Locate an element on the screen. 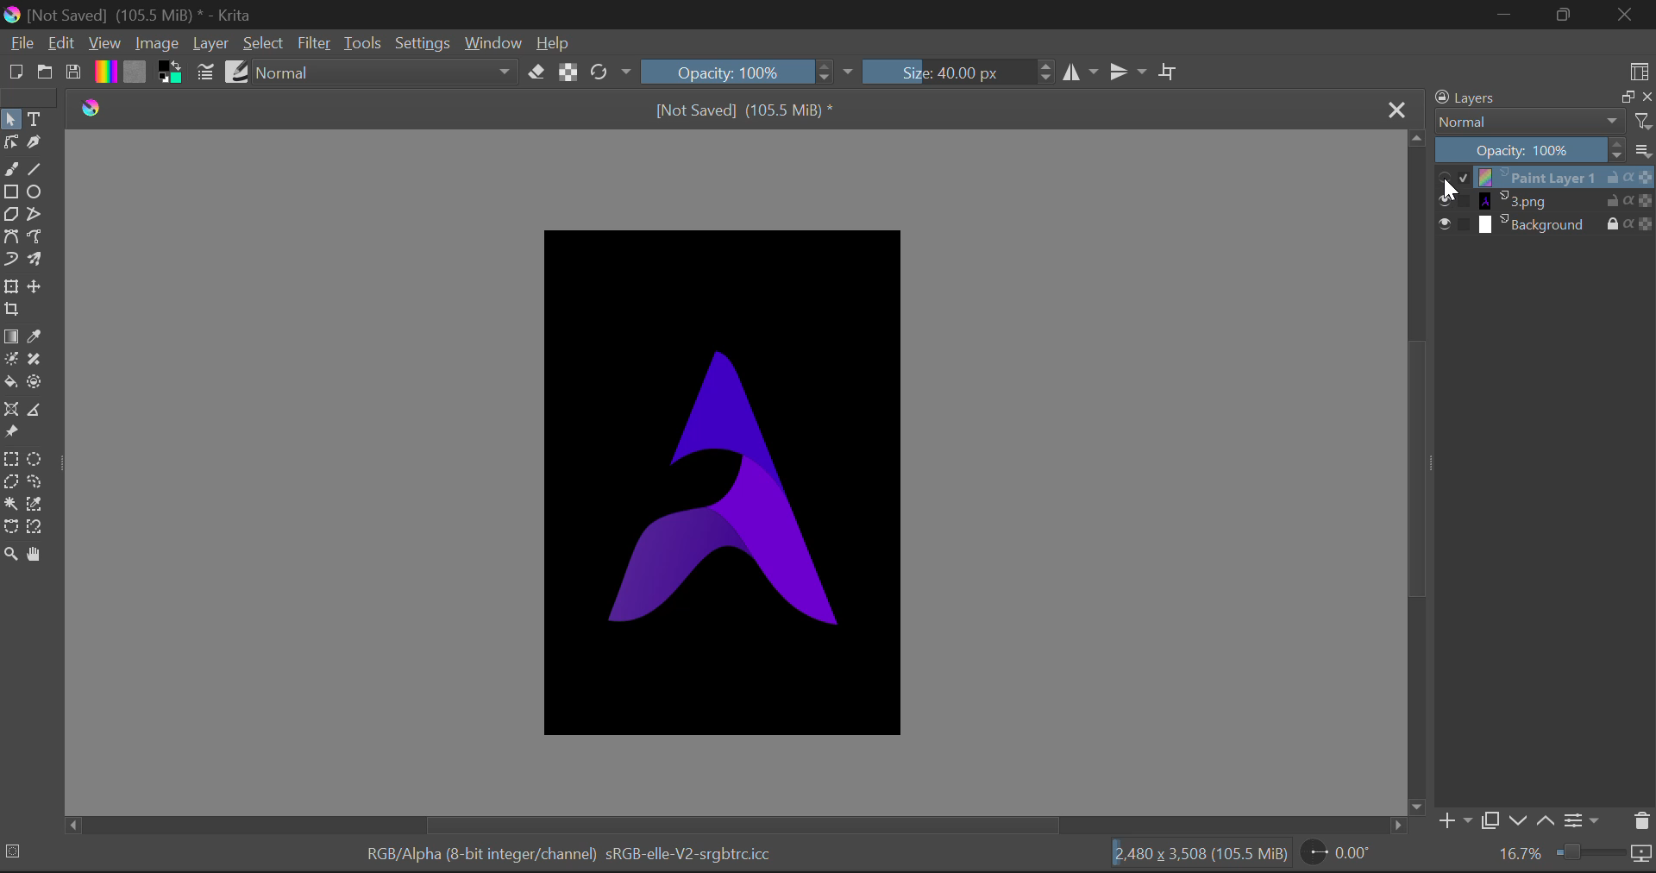  logo is located at coordinates (96, 110).